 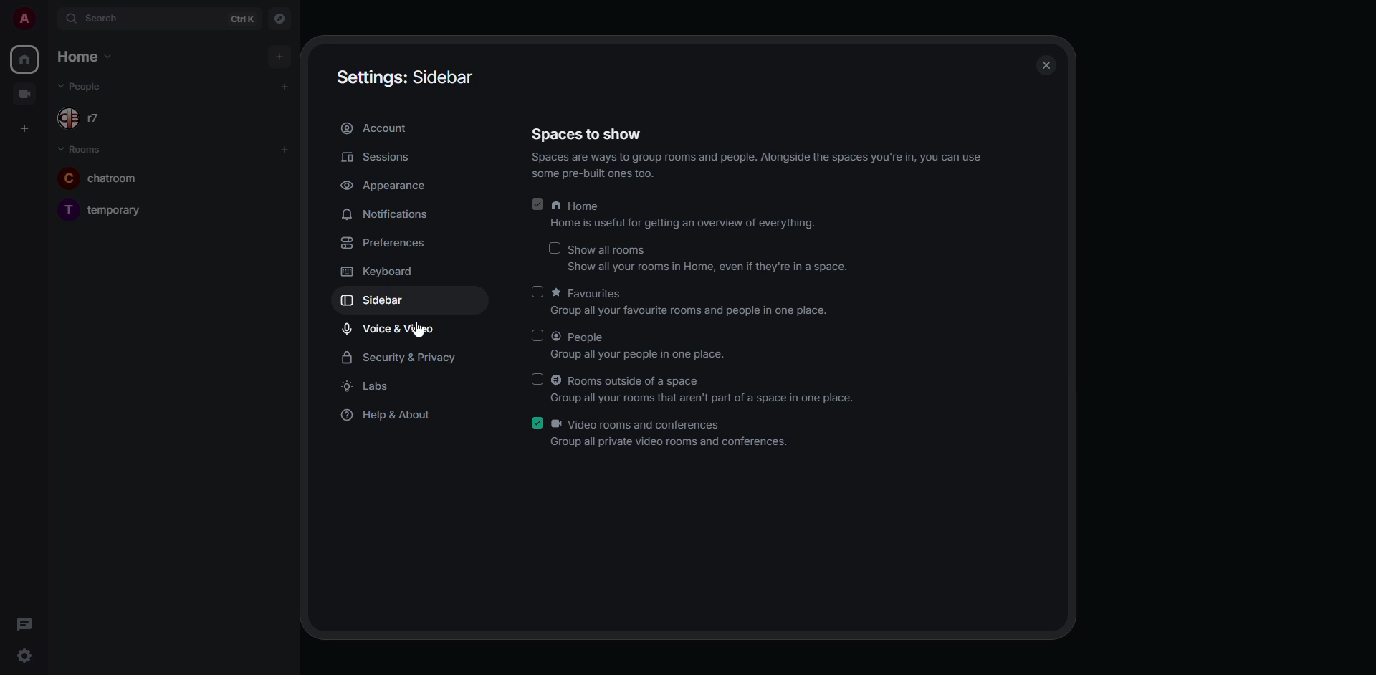 I want to click on enabled, so click(x=535, y=422).